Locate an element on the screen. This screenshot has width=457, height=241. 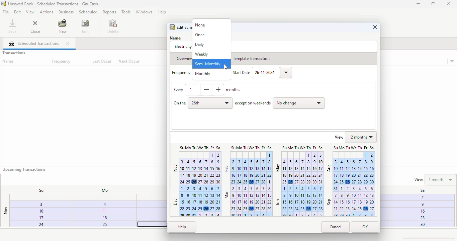
logo is located at coordinates (3, 3).